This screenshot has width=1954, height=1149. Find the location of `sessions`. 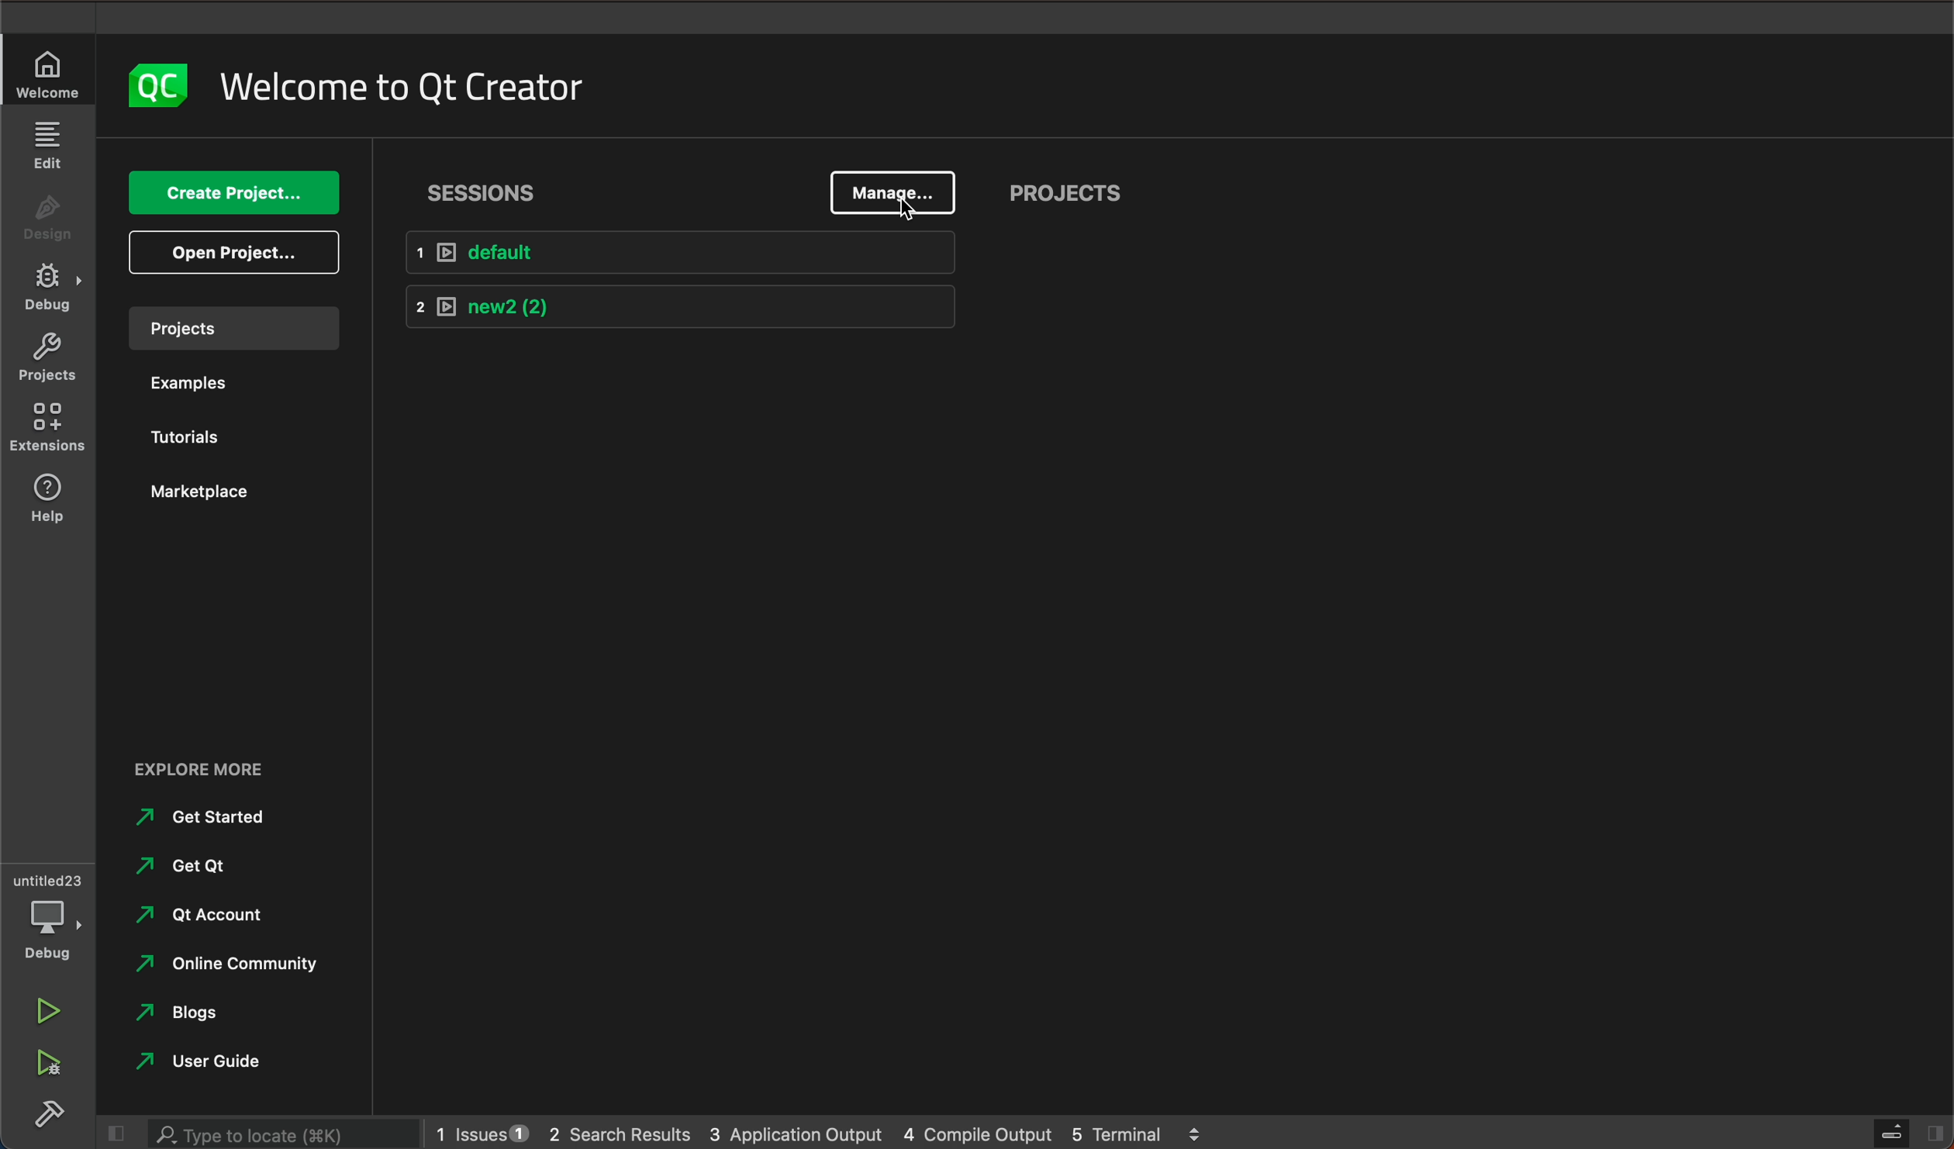

sessions is located at coordinates (492, 194).